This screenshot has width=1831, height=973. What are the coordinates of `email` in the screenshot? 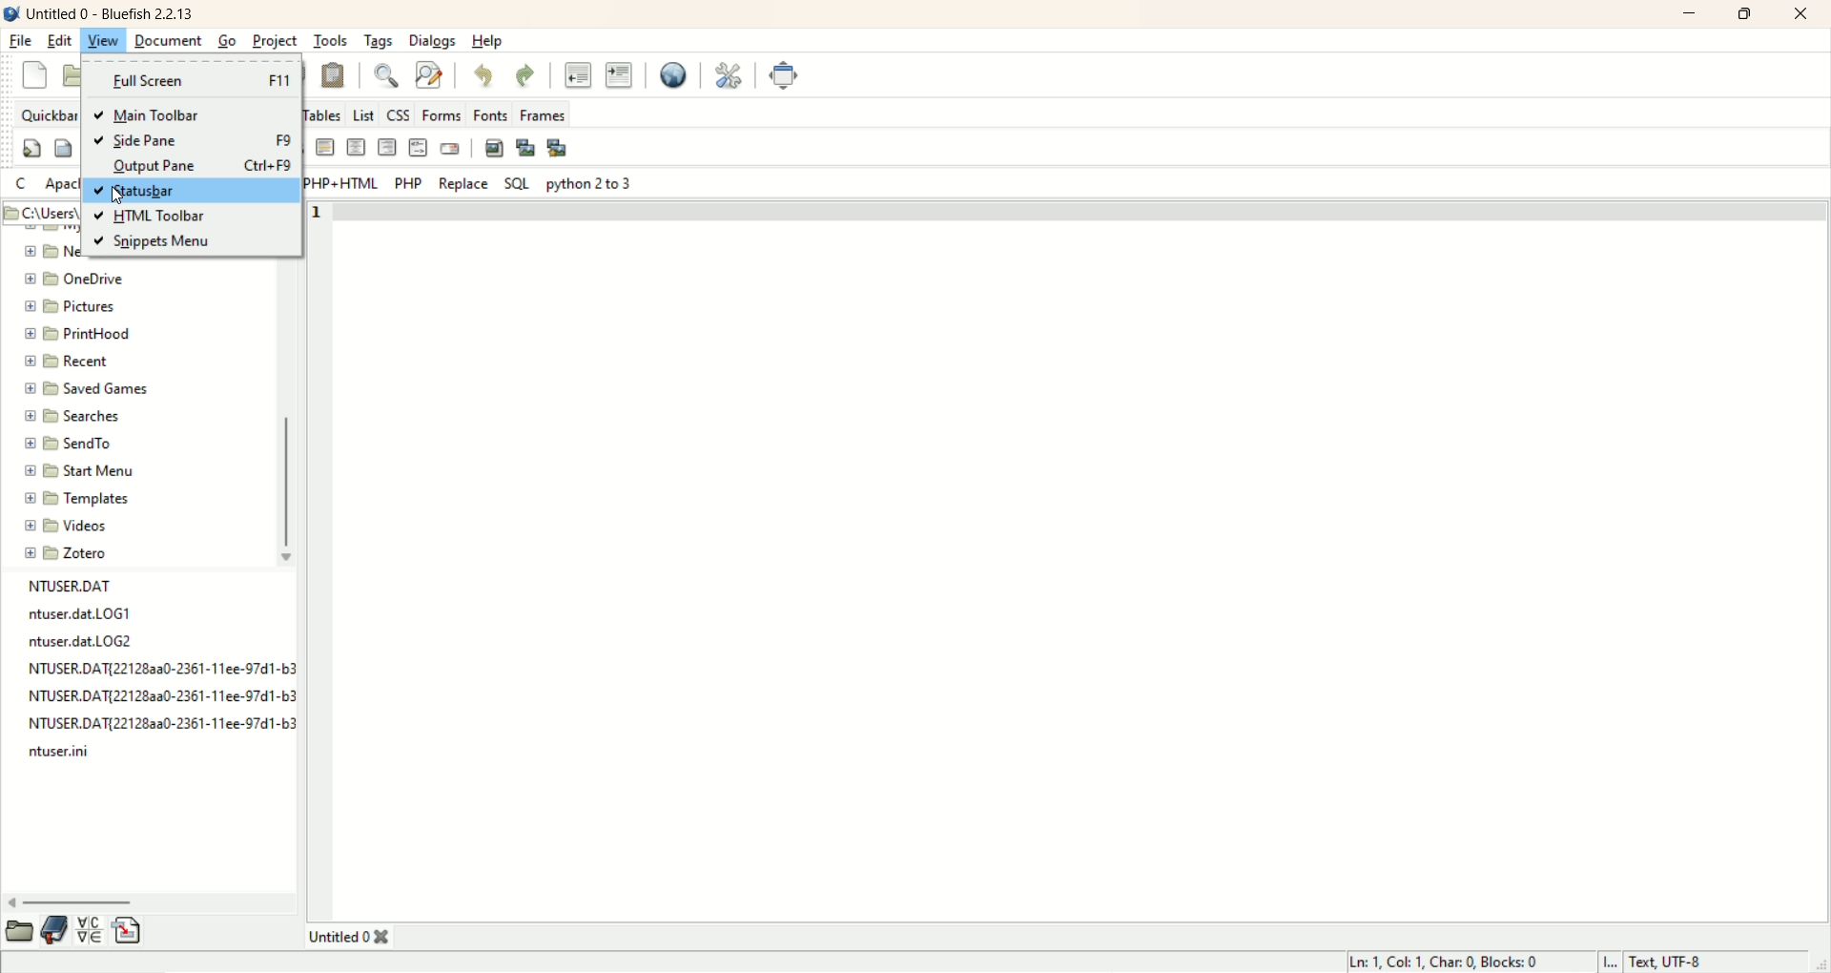 It's located at (451, 148).